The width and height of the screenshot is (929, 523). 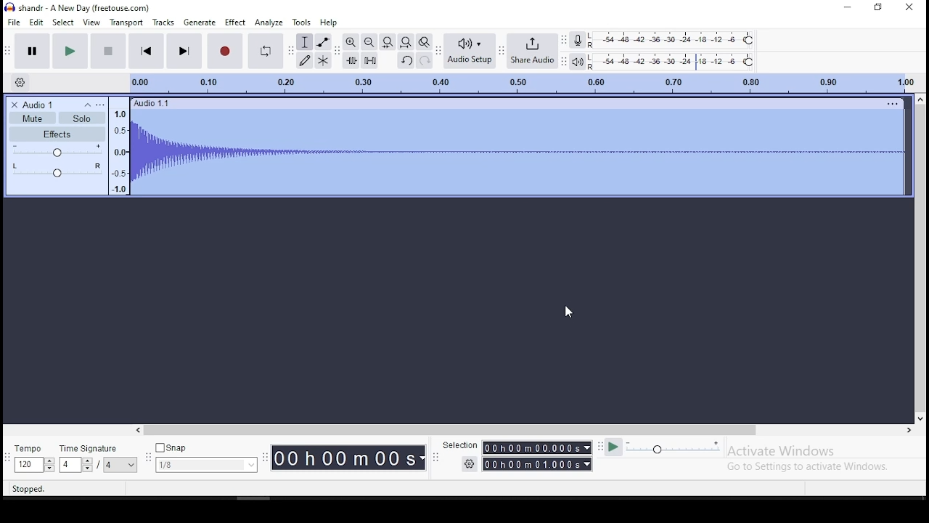 I want to click on stopped, so click(x=30, y=490).